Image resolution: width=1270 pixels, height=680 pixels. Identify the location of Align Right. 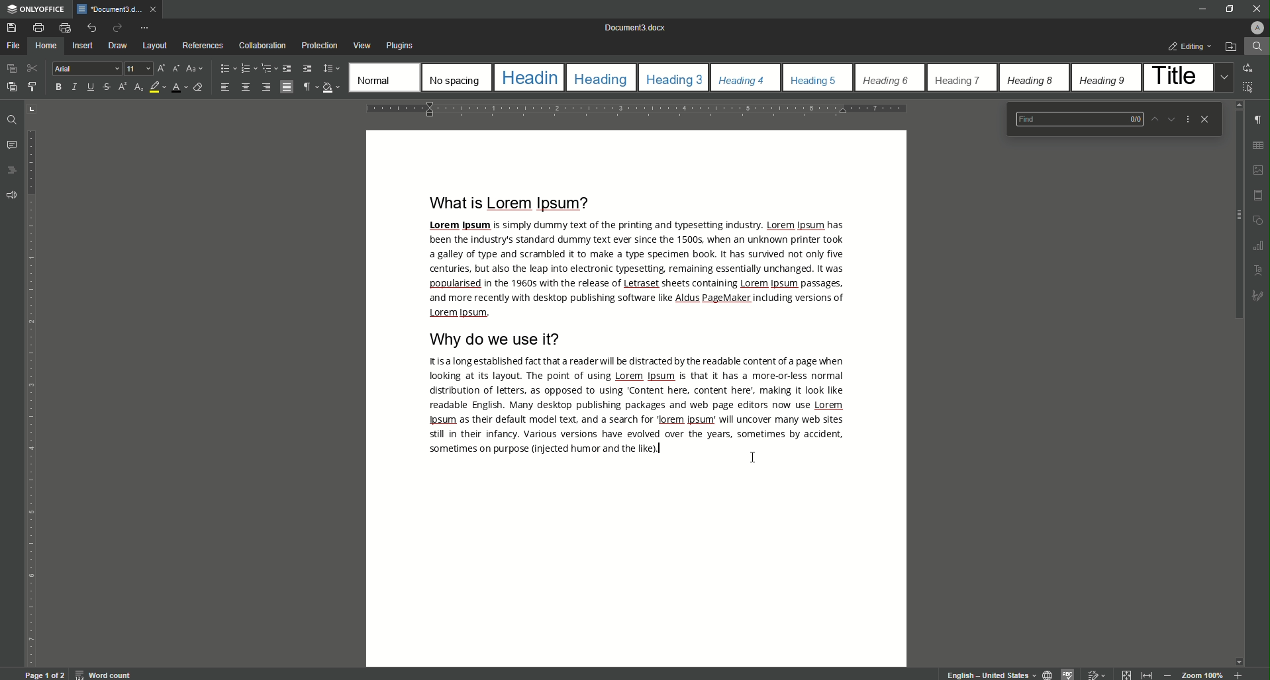
(266, 88).